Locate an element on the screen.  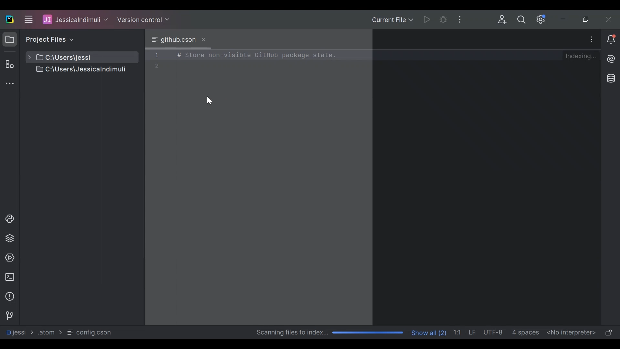
Scanning files to index Progress is located at coordinates (328, 333).